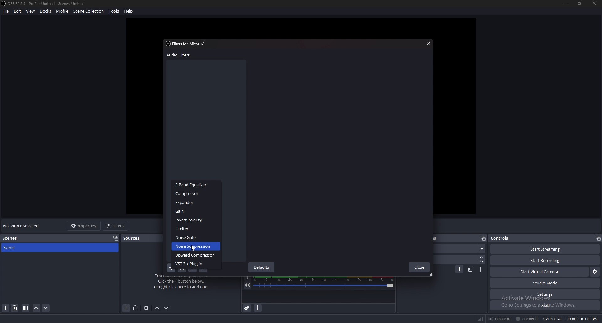  I want to click on Upward Compressor, so click(196, 255).